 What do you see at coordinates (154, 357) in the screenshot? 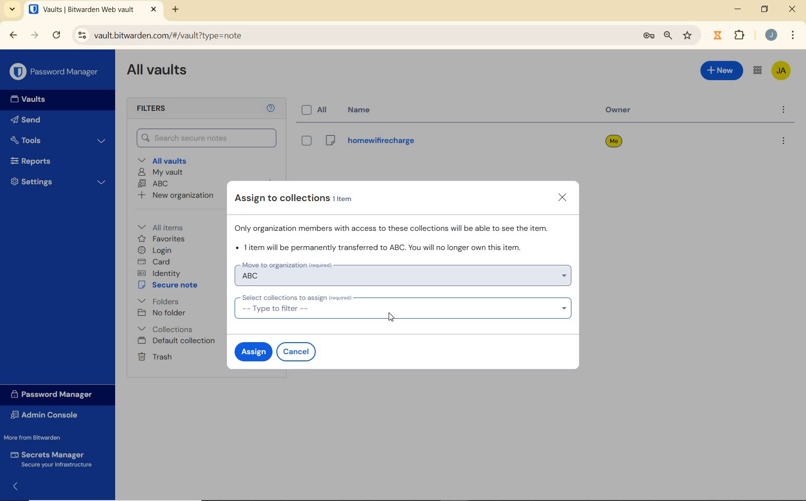
I see `Trash` at bounding box center [154, 357].